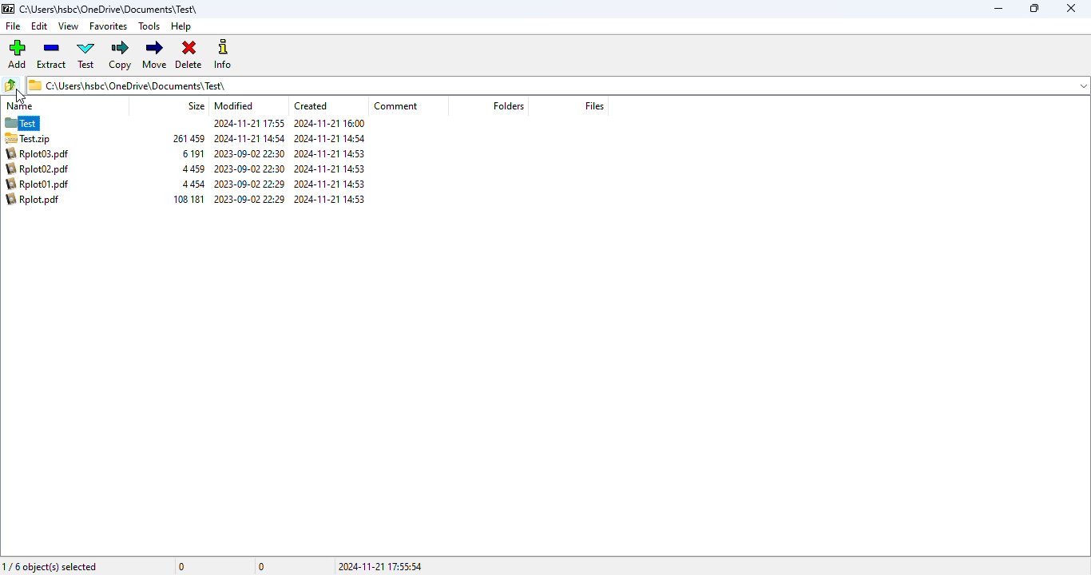  I want to click on 4 459, so click(192, 169).